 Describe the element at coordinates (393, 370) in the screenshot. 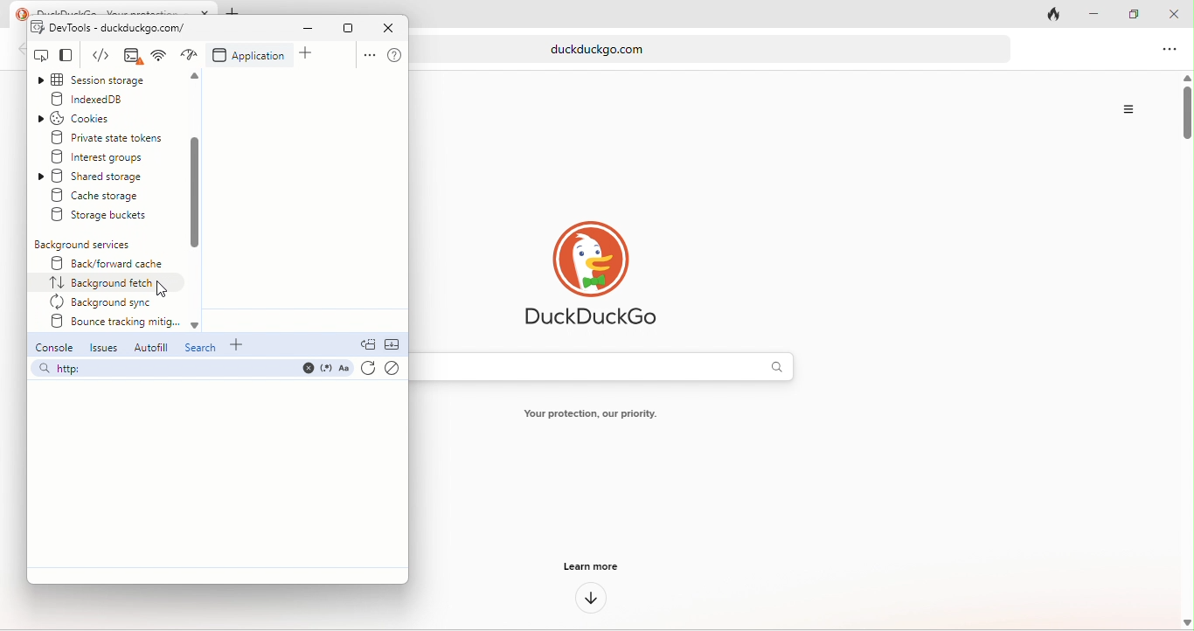

I see `clear` at that location.